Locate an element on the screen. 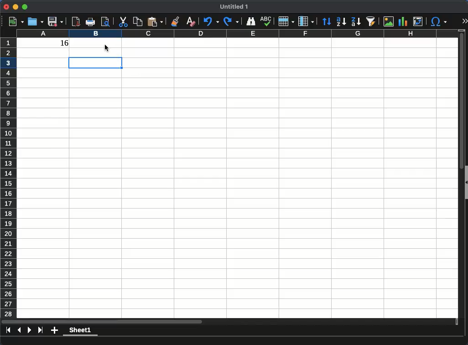  sheet1 is located at coordinates (81, 332).